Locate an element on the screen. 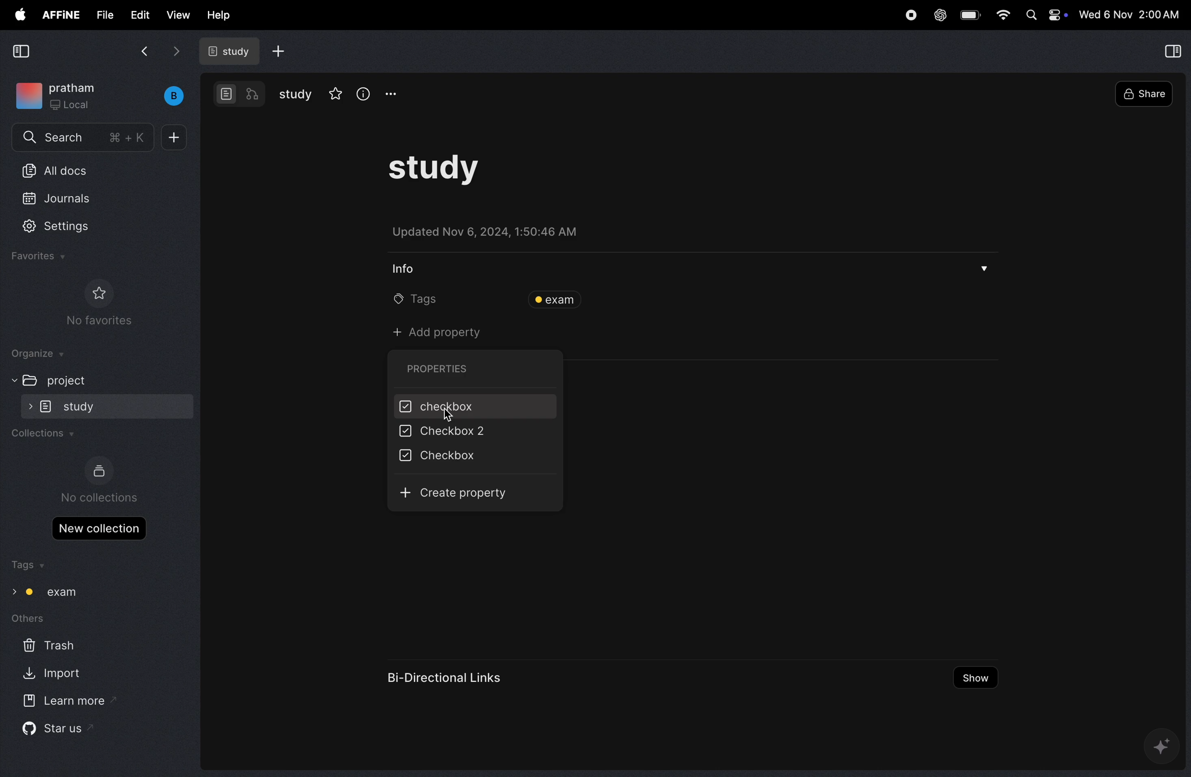  record is located at coordinates (908, 16).